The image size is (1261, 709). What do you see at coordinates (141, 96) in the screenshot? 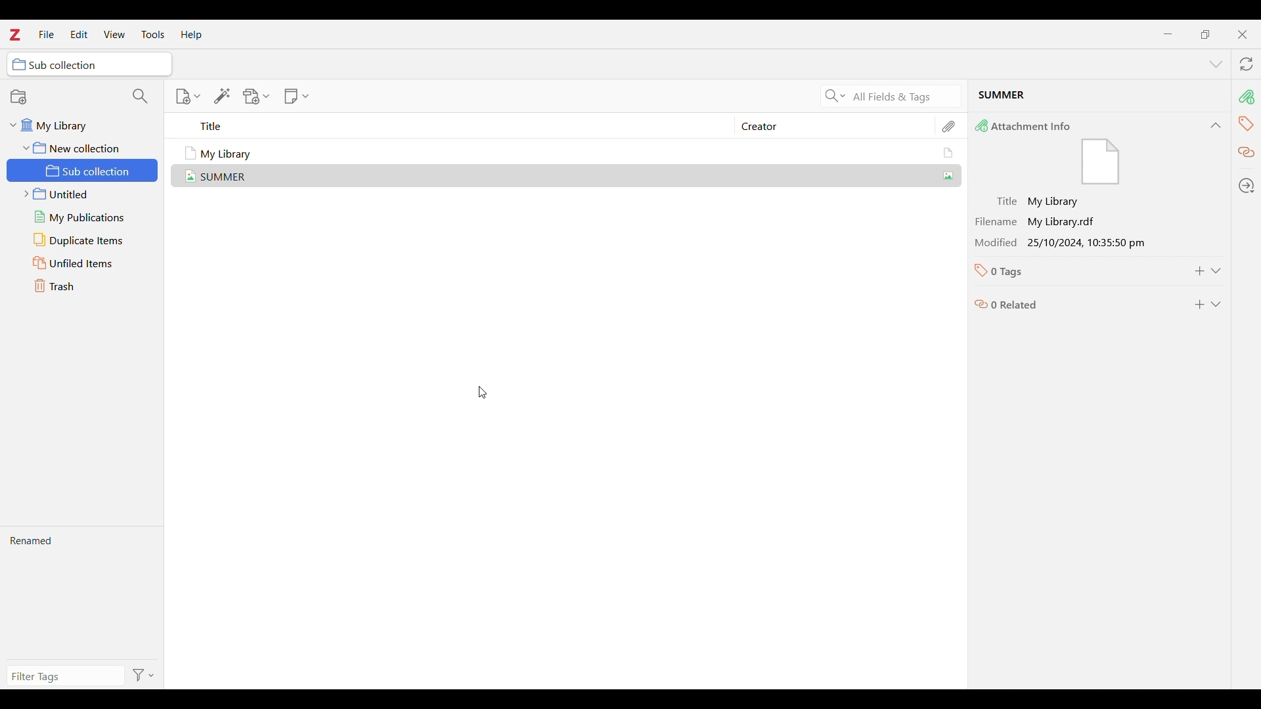
I see `Filter collections` at bounding box center [141, 96].